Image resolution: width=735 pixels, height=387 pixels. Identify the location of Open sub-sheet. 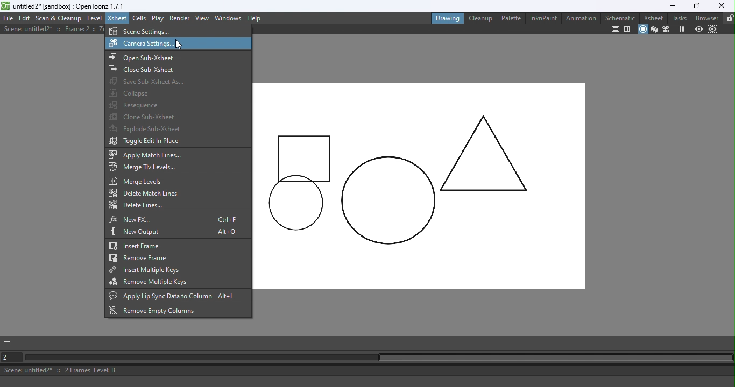
(144, 58).